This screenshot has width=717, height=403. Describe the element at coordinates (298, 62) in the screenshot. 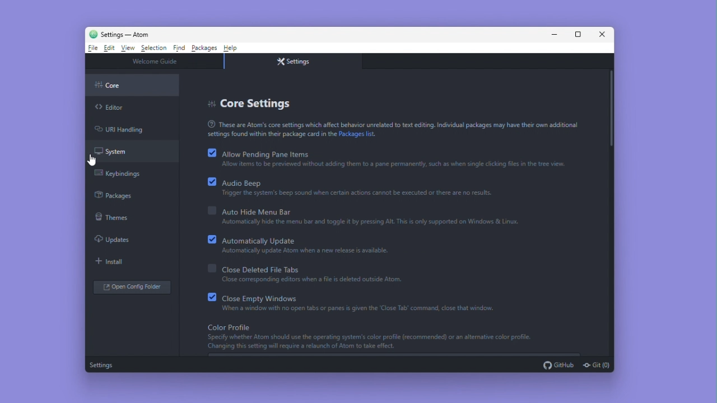

I see `Settings` at that location.